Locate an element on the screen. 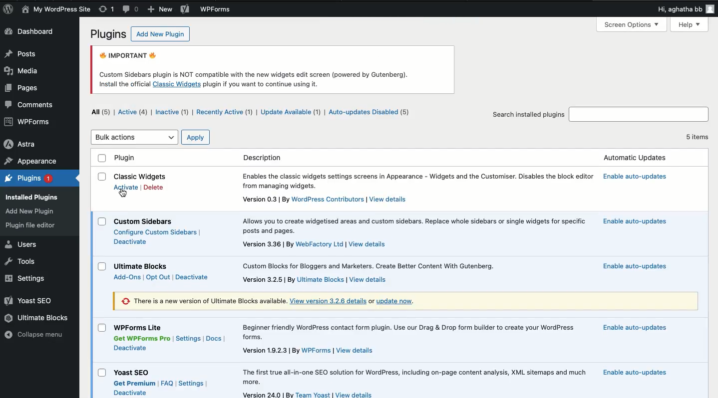  Automatic updates is located at coordinates (633, 372).